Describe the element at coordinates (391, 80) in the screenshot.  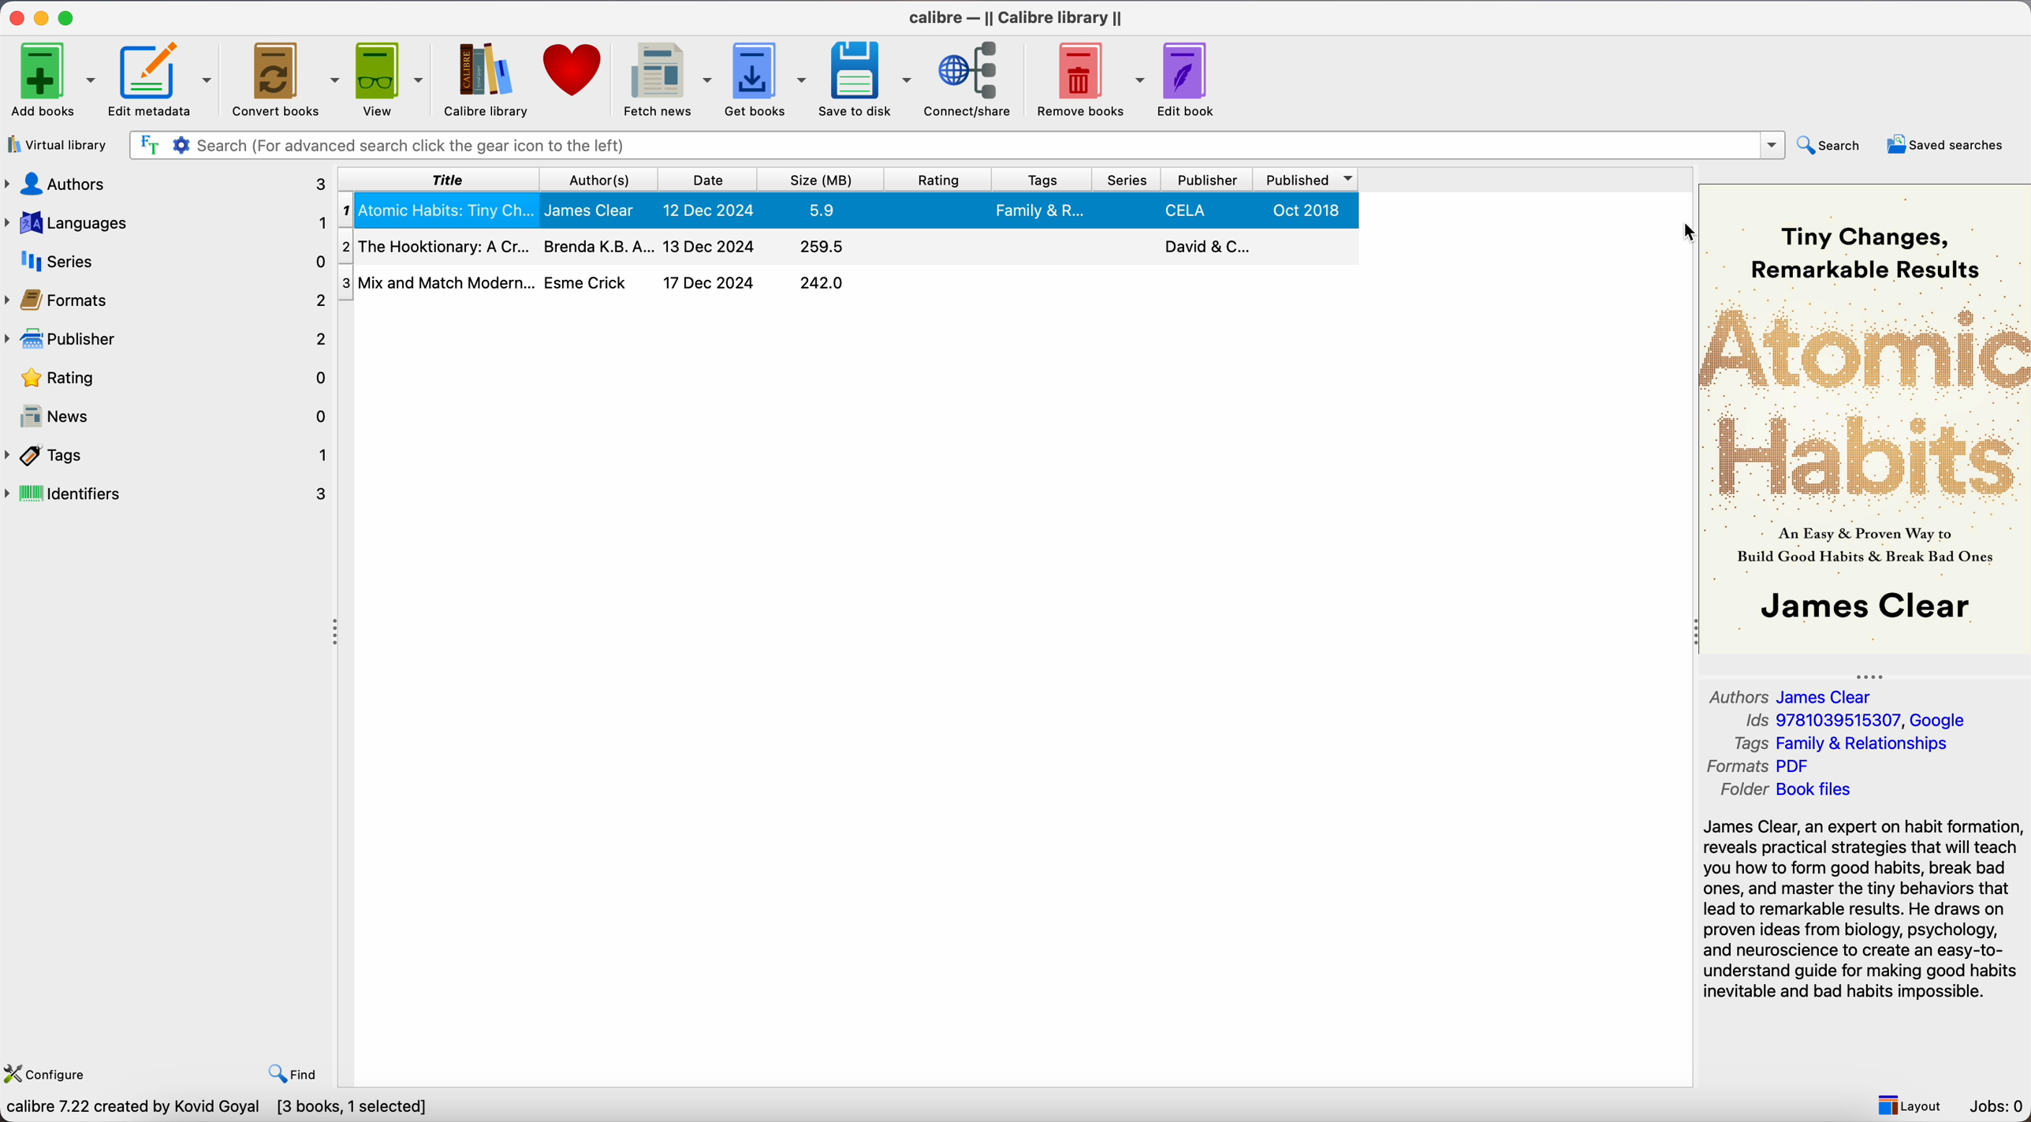
I see `view` at that location.